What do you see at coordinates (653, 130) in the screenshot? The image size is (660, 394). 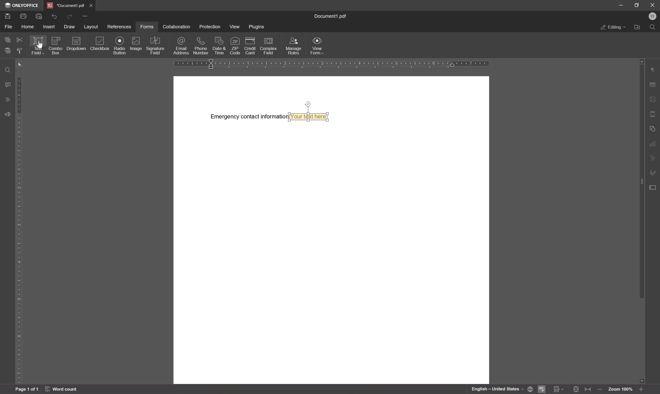 I see `shape settings` at bounding box center [653, 130].